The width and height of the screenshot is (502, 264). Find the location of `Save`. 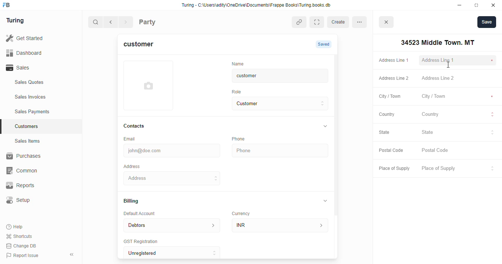

Save is located at coordinates (487, 22).